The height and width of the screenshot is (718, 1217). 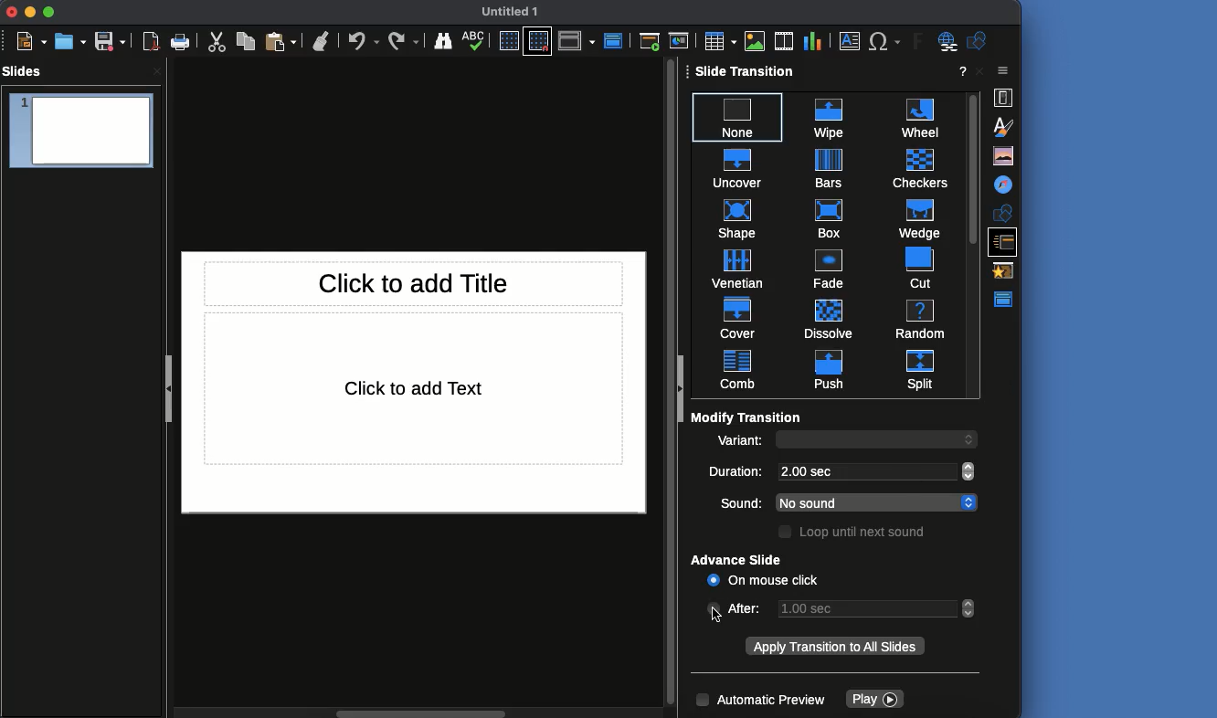 What do you see at coordinates (167, 386) in the screenshot?
I see `Collapse` at bounding box center [167, 386].